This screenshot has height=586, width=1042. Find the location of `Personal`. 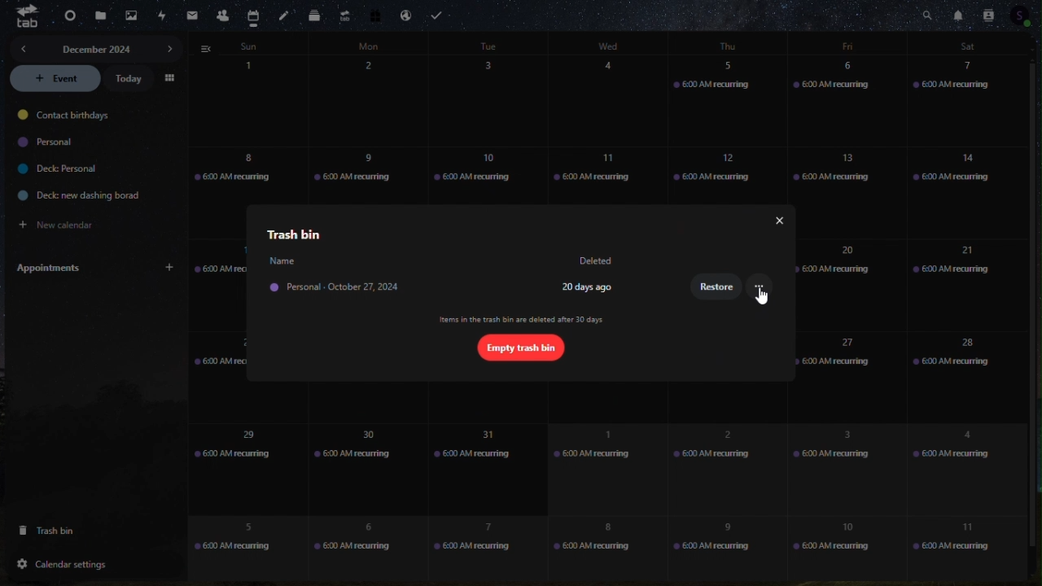

Personal is located at coordinates (345, 290).